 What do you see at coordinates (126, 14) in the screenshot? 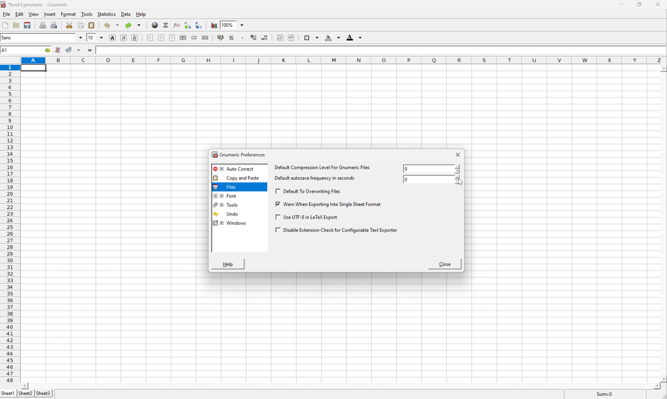
I see `data` at bounding box center [126, 14].